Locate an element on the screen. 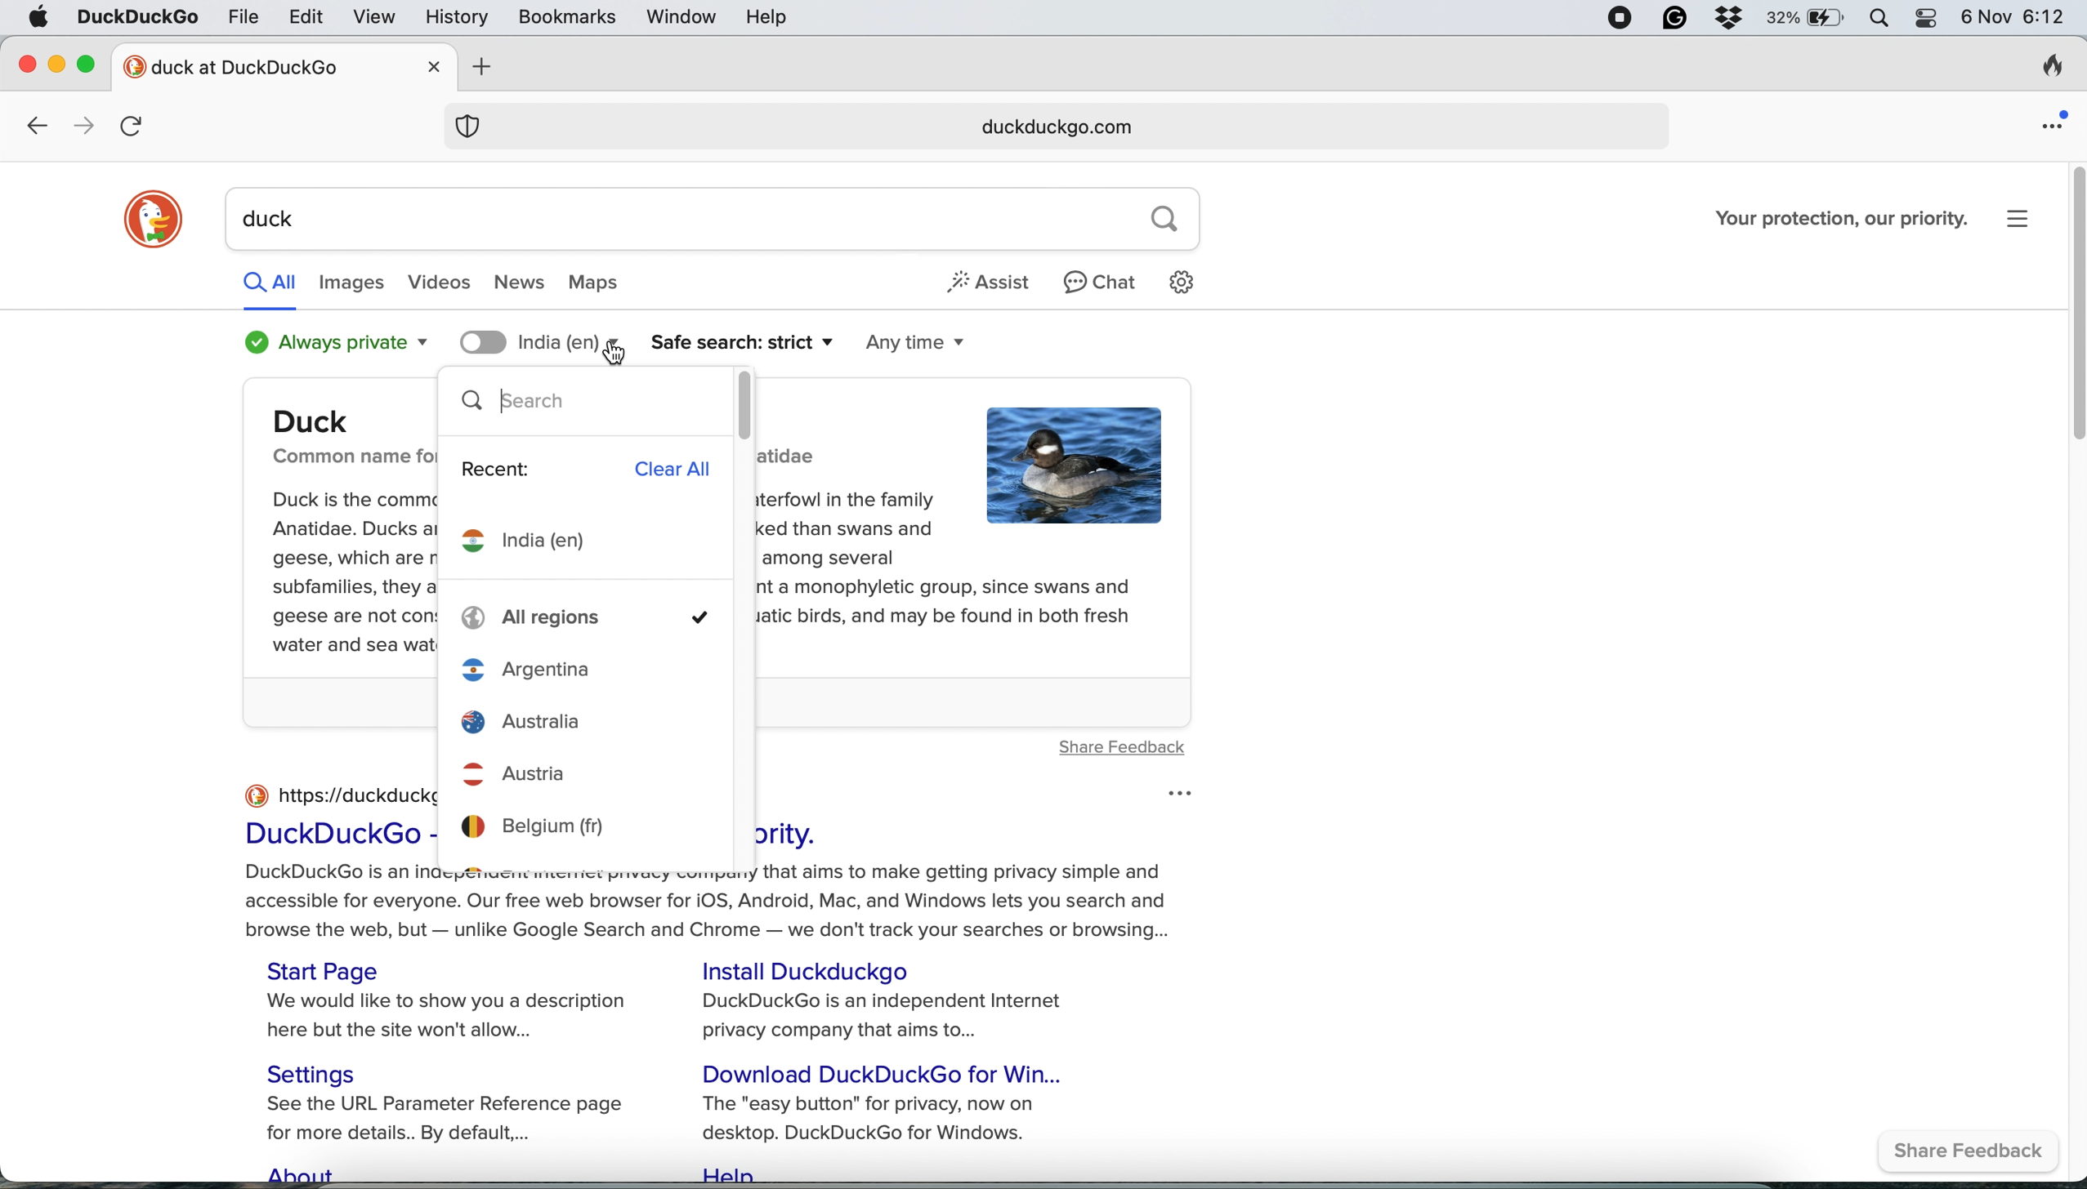 This screenshot has width=2087, height=1189. videos is located at coordinates (443, 283).